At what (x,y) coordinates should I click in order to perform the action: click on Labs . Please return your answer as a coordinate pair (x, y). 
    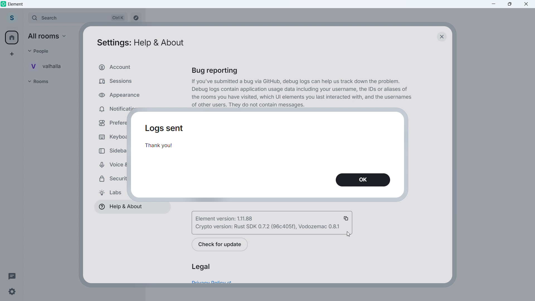
    Looking at the image, I should click on (110, 193).